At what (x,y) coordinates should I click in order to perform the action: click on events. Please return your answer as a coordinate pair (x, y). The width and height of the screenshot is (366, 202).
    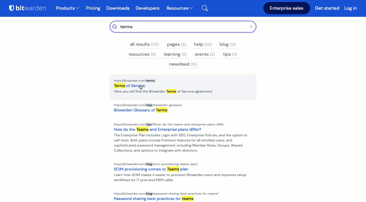
    Looking at the image, I should click on (204, 55).